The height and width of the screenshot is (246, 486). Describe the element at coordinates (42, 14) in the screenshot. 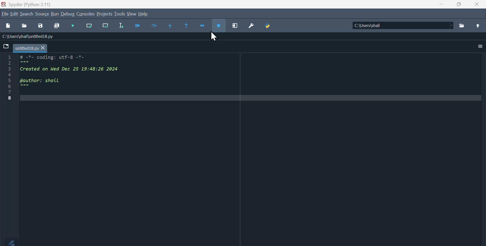

I see `Source` at that location.